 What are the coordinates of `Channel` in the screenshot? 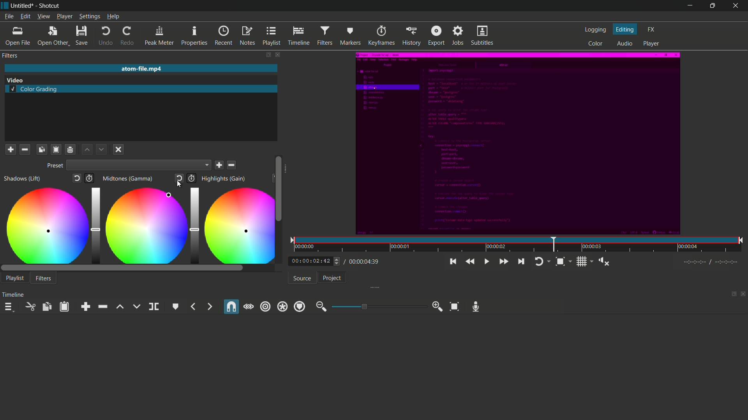 It's located at (71, 149).